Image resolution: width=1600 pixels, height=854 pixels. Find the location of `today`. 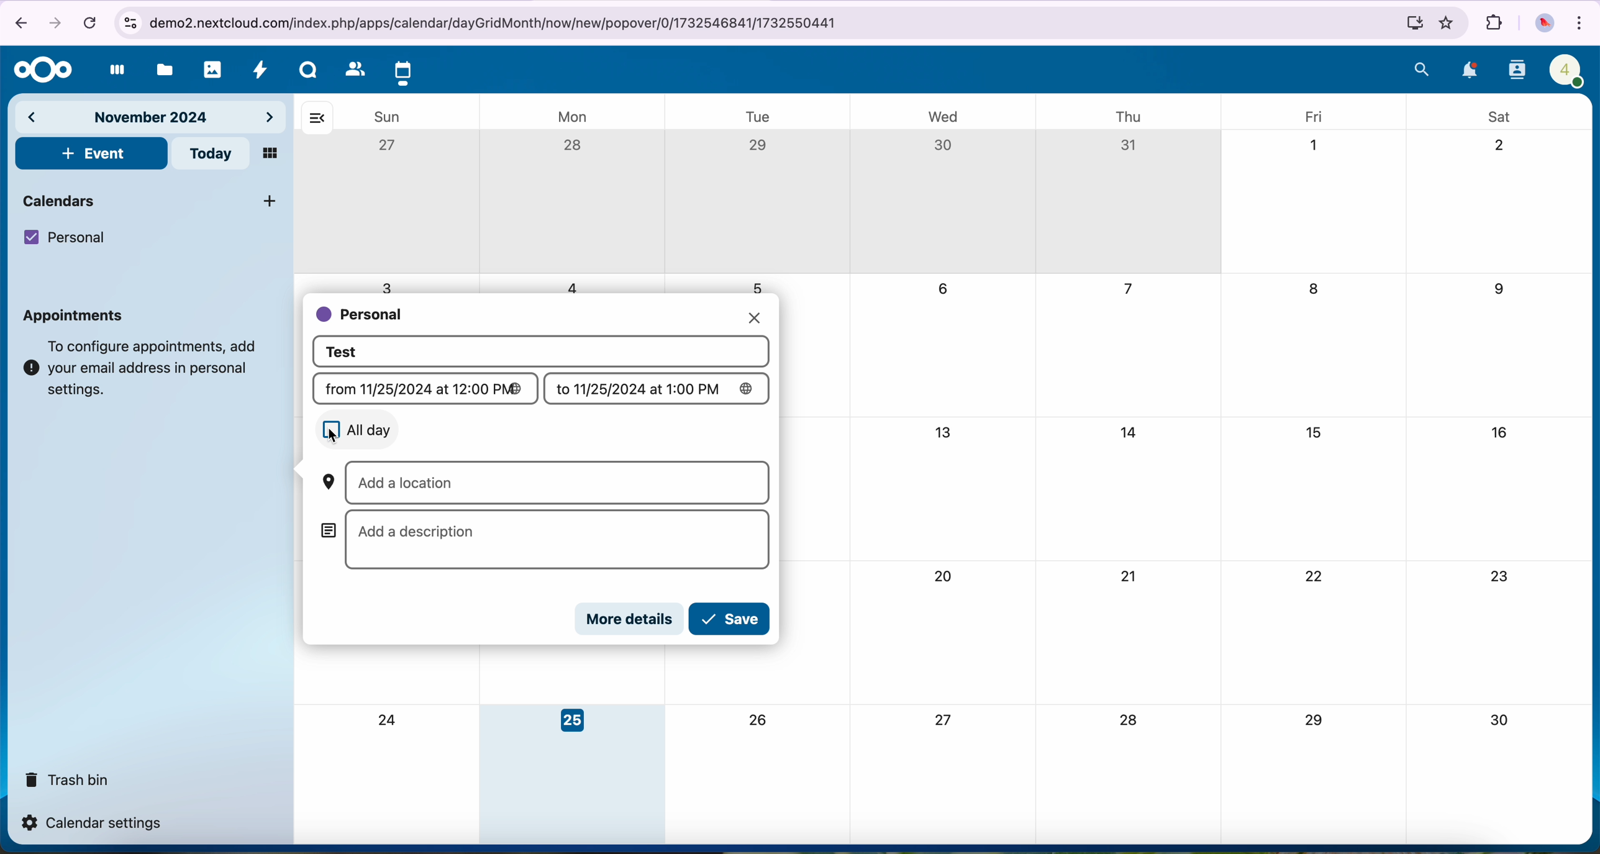

today is located at coordinates (210, 154).